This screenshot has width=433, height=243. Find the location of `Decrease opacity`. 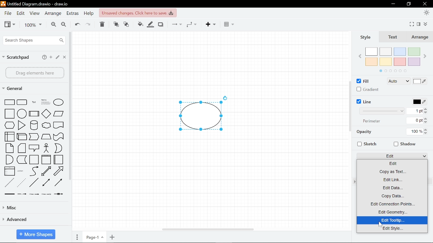

Decrease opacity is located at coordinates (426, 133).